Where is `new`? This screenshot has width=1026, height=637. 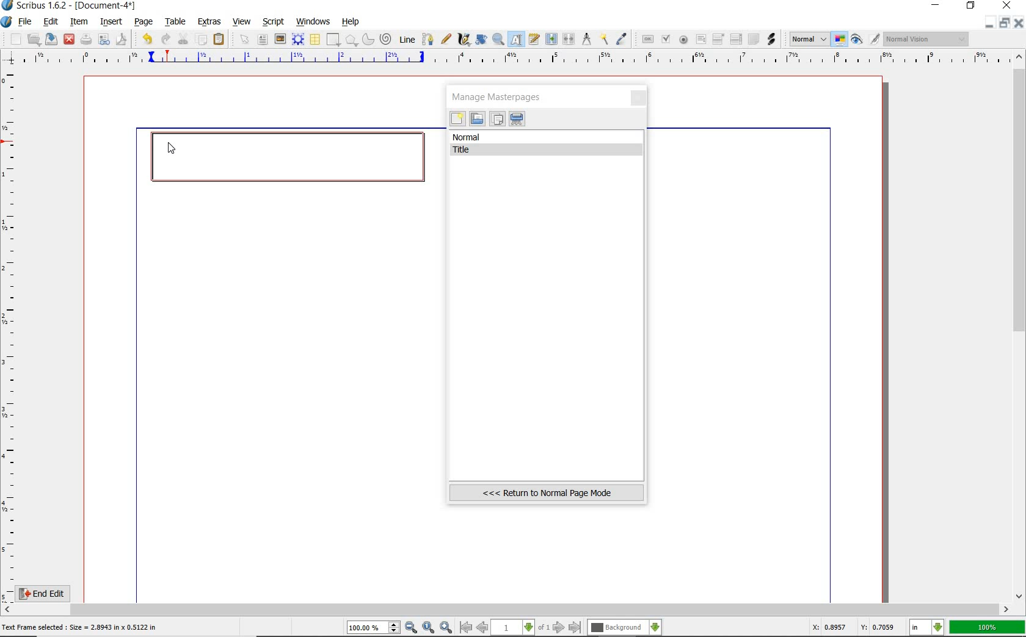 new is located at coordinates (12, 39).